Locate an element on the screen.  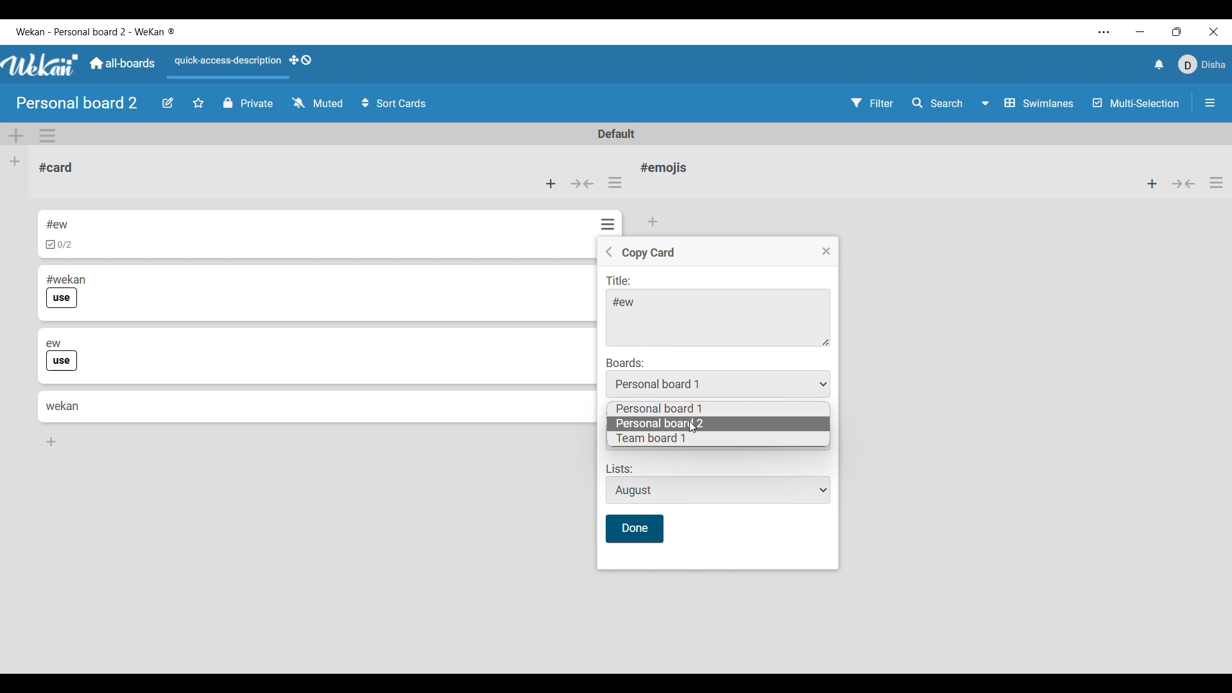
Quick access description is located at coordinates (225, 66).